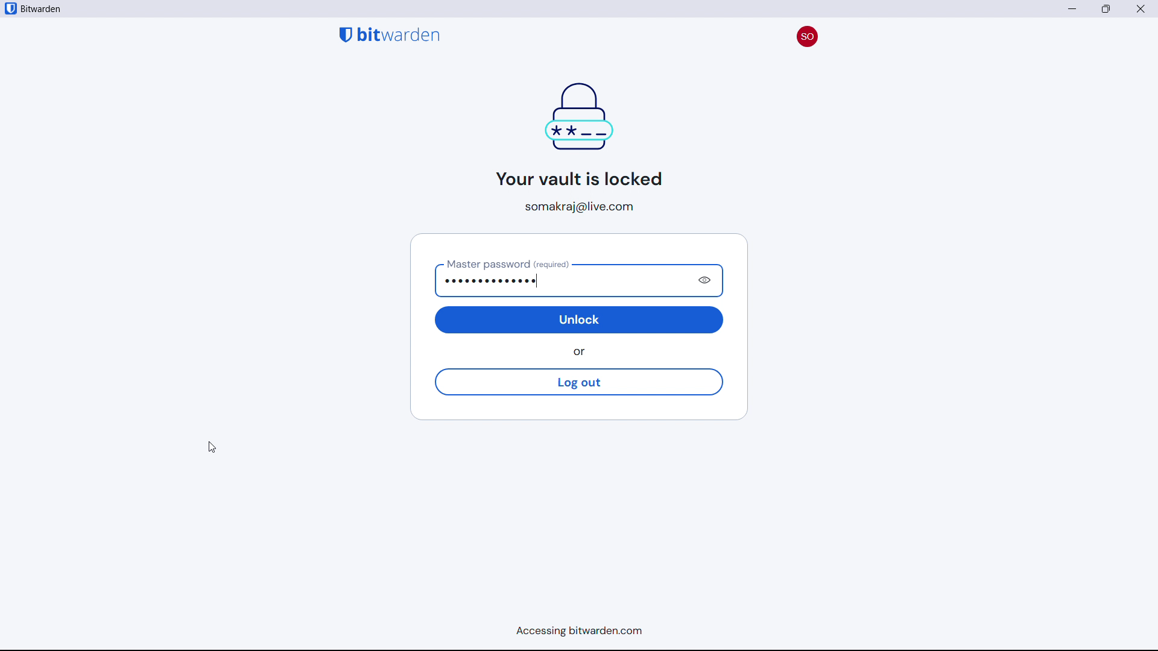 Image resolution: width=1158 pixels, height=651 pixels. Describe the element at coordinates (390, 34) in the screenshot. I see `bitwarden logo` at that location.